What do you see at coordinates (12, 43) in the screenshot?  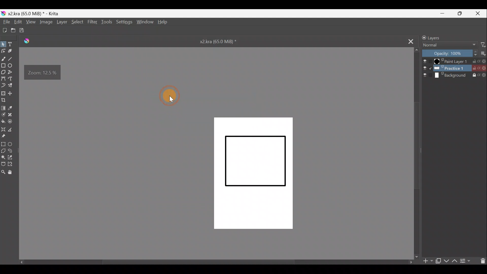 I see `Text tool` at bounding box center [12, 43].